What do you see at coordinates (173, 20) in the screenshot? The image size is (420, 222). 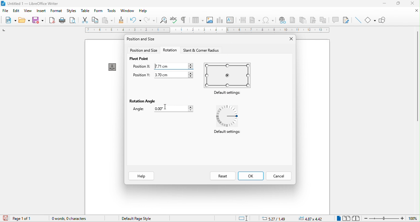 I see `spelling` at bounding box center [173, 20].